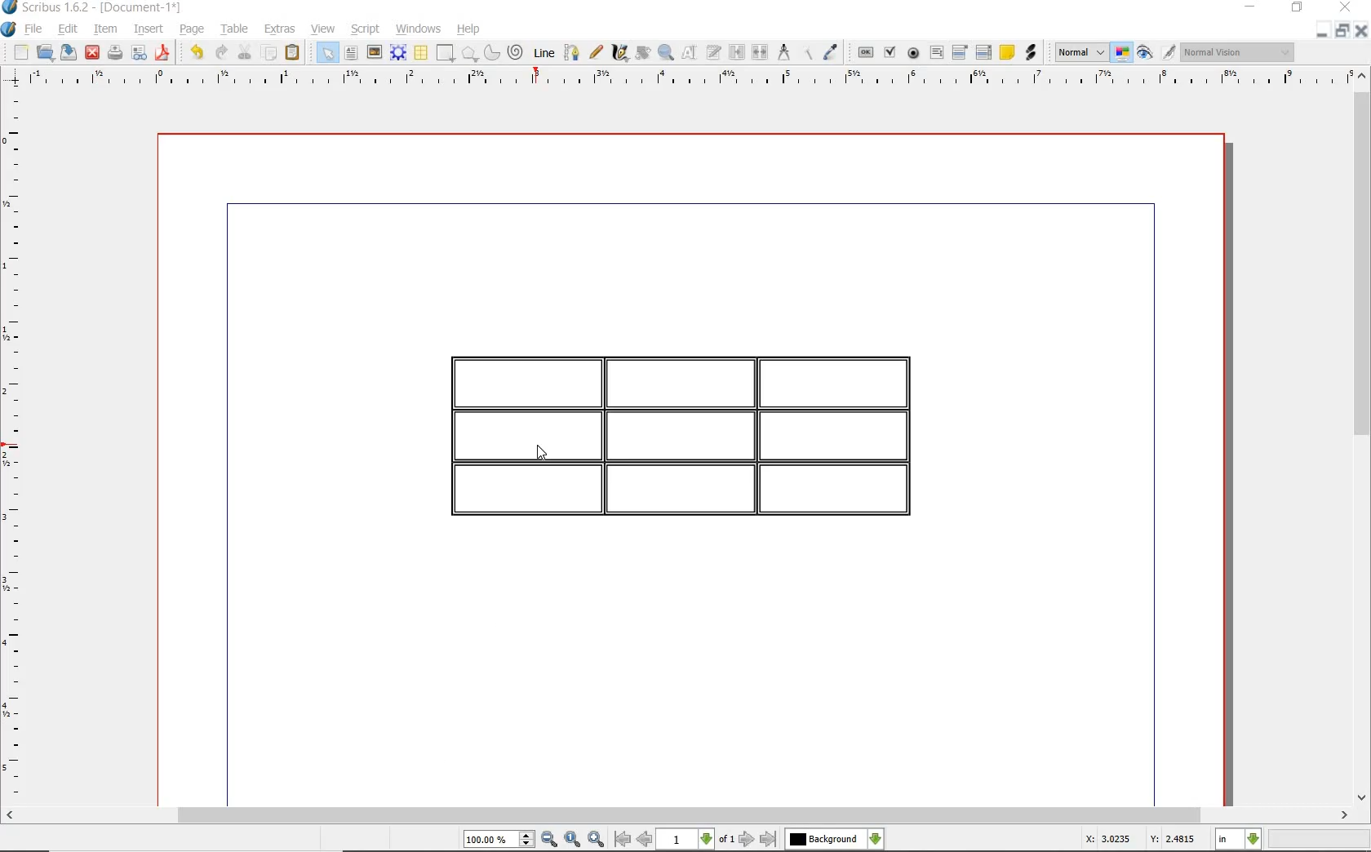 The width and height of the screenshot is (1371, 852). What do you see at coordinates (152, 28) in the screenshot?
I see `insert` at bounding box center [152, 28].